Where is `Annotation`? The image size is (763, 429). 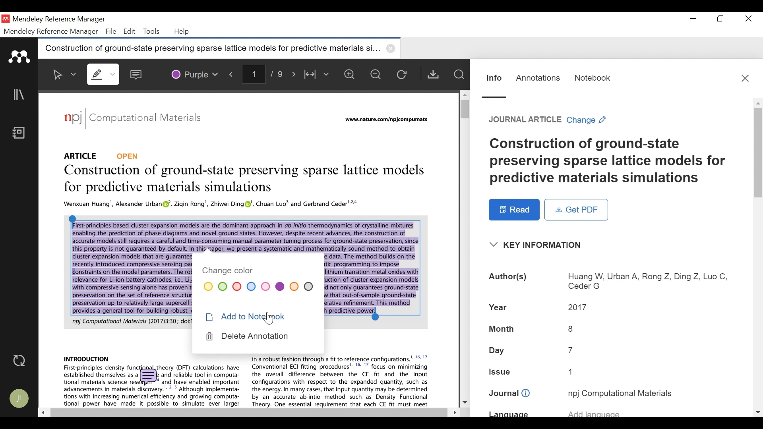 Annotation is located at coordinates (538, 78).